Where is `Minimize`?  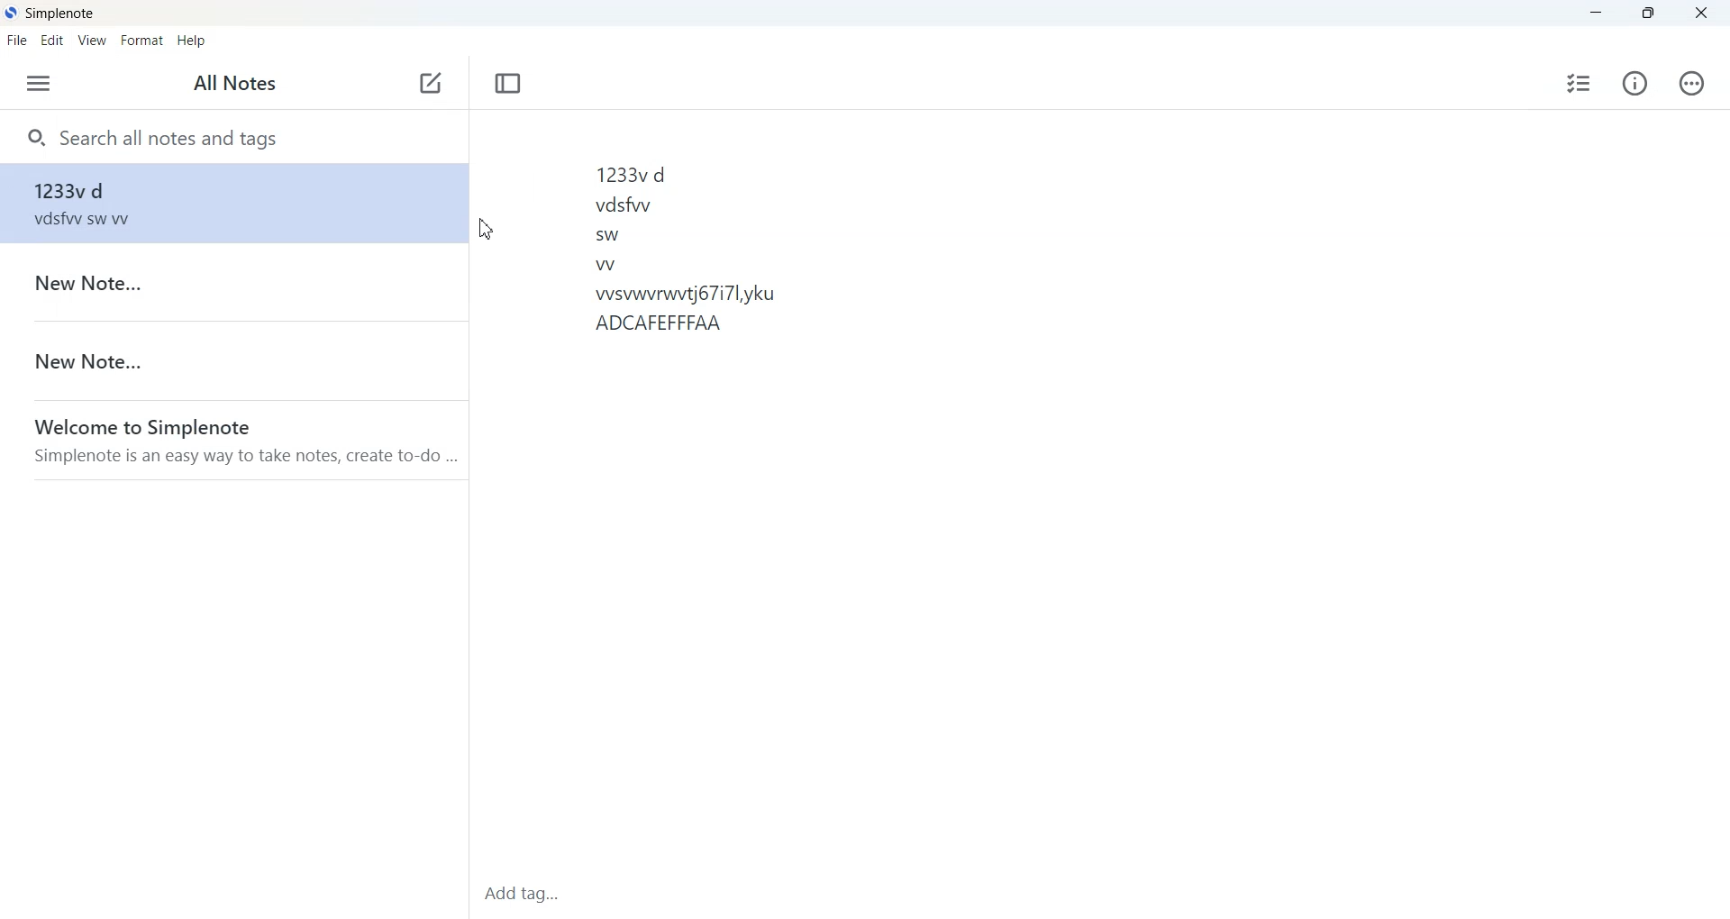 Minimize is located at coordinates (1596, 14).